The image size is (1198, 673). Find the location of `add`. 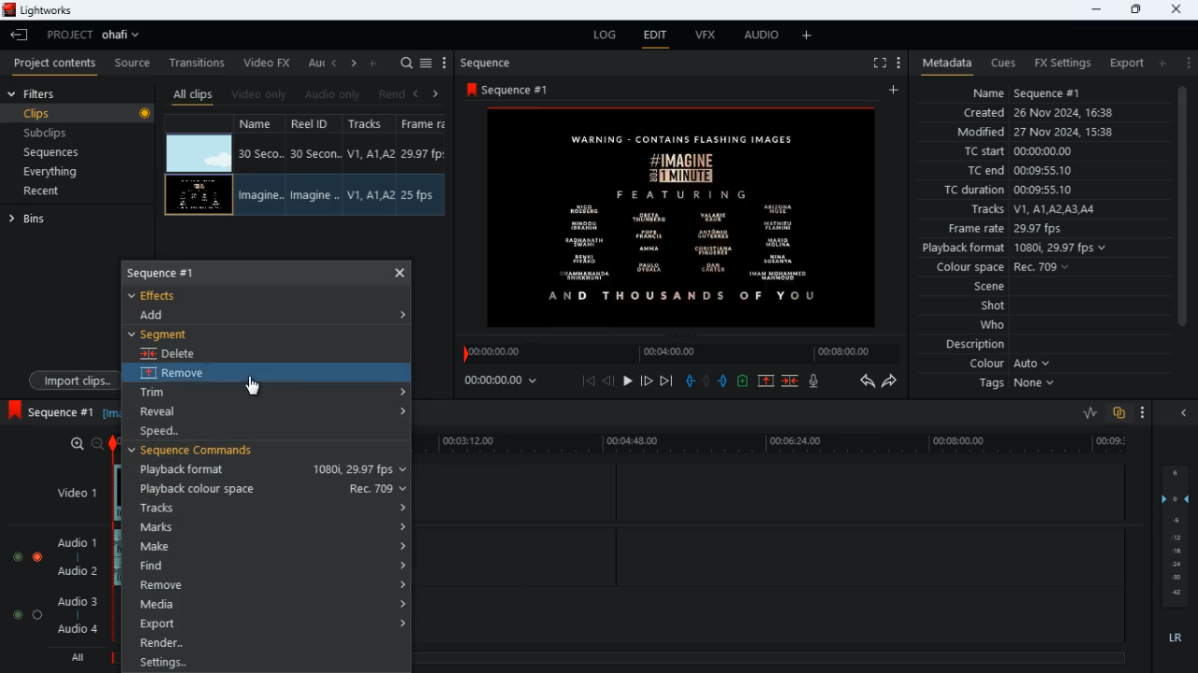

add is located at coordinates (271, 315).